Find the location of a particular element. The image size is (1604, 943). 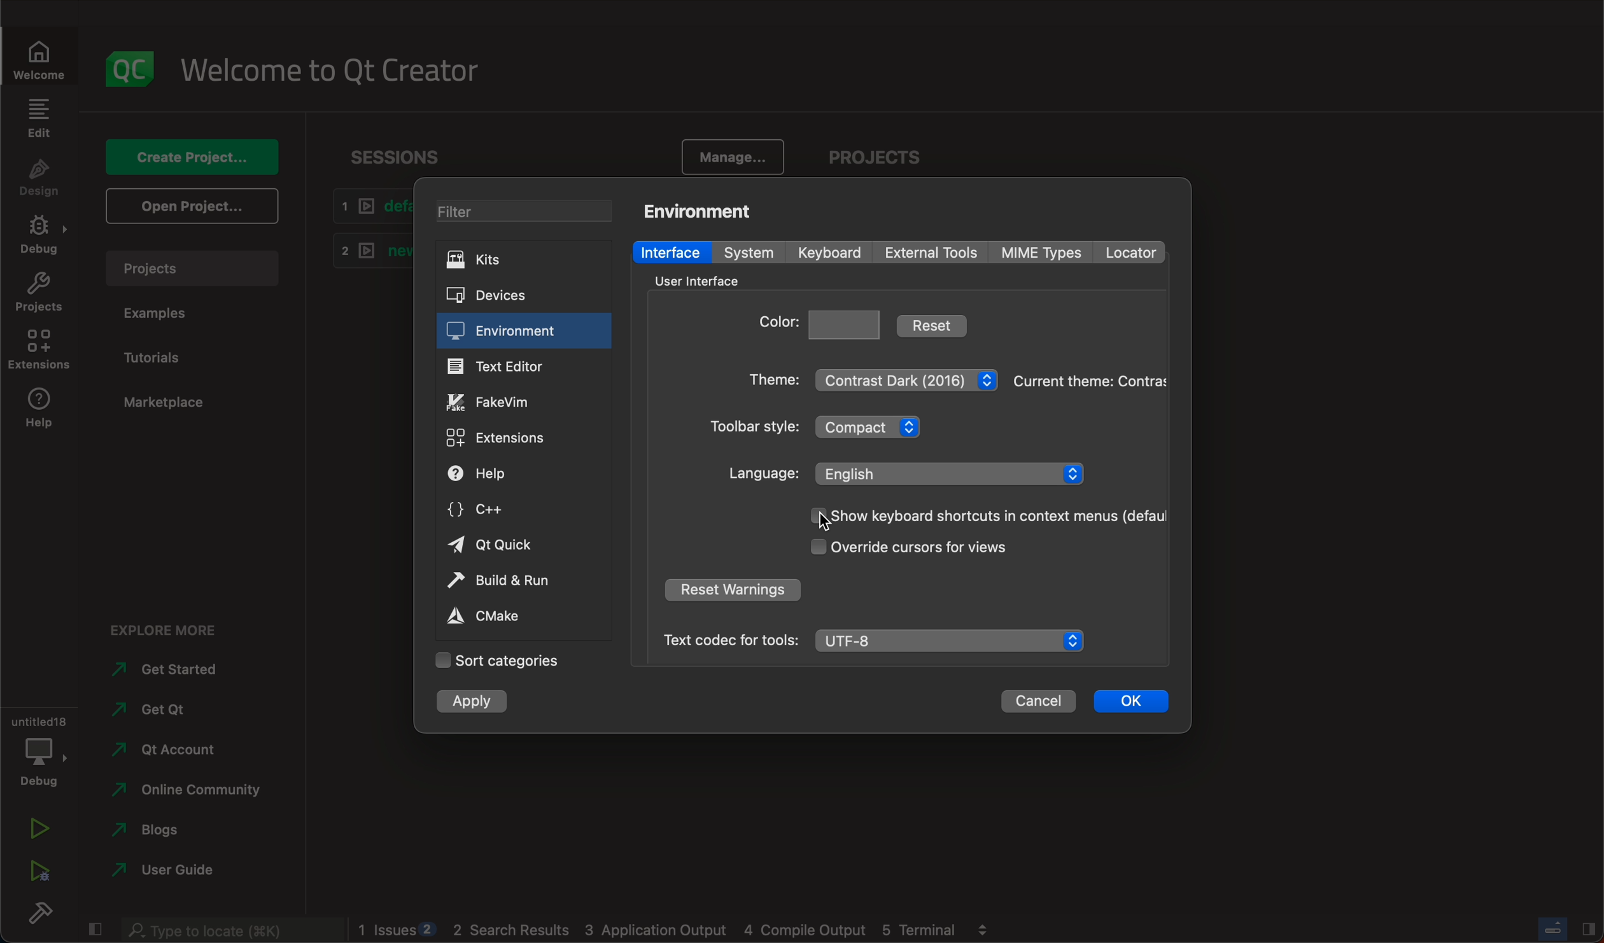

run is located at coordinates (36, 830).